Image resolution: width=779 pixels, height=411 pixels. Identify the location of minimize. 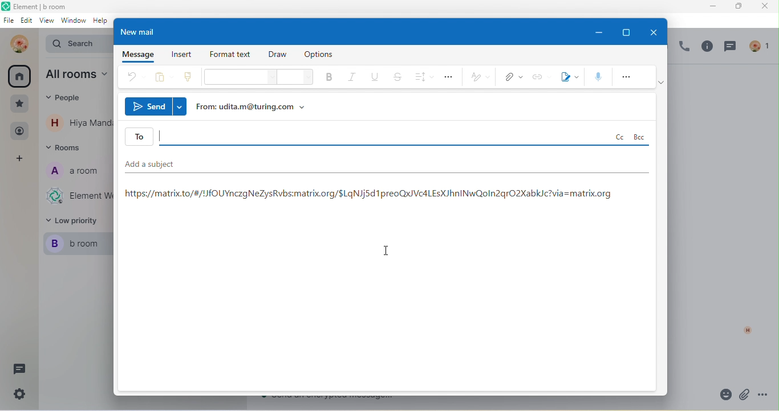
(712, 7).